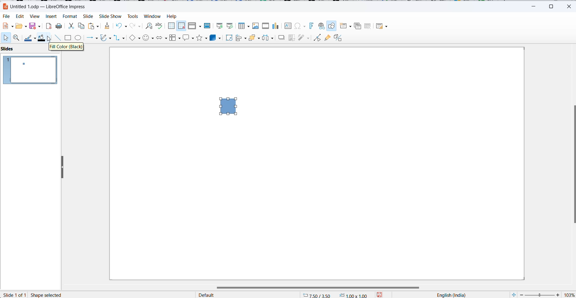 The width and height of the screenshot is (576, 298). Describe the element at coordinates (50, 38) in the screenshot. I see `fill color options` at that location.